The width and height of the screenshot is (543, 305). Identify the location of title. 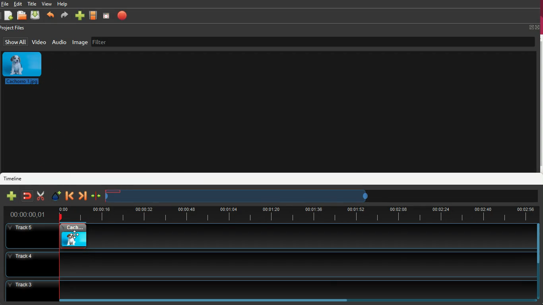
(32, 4).